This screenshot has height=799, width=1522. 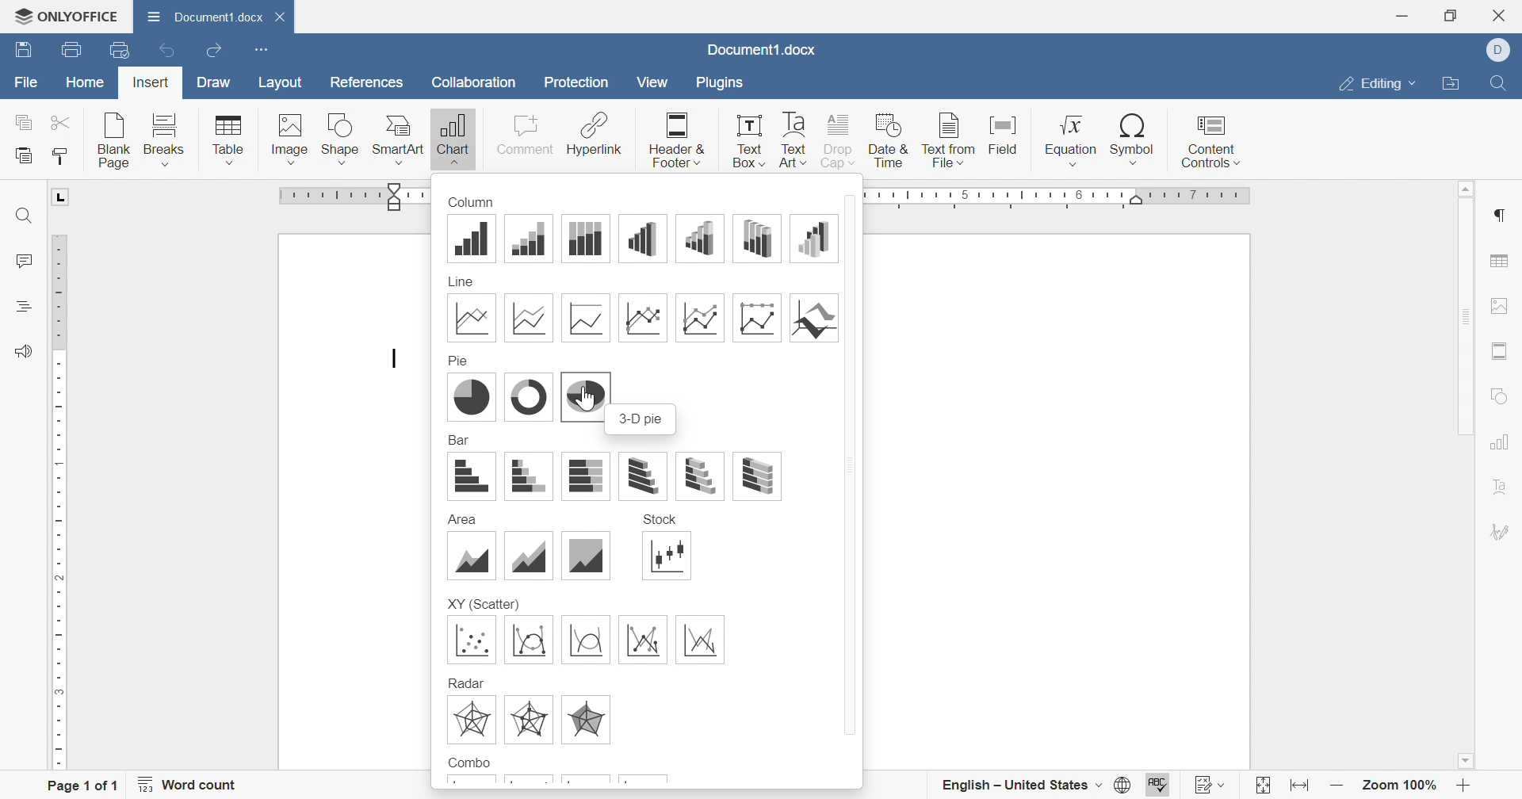 What do you see at coordinates (1260, 784) in the screenshot?
I see `Fit To Page` at bounding box center [1260, 784].